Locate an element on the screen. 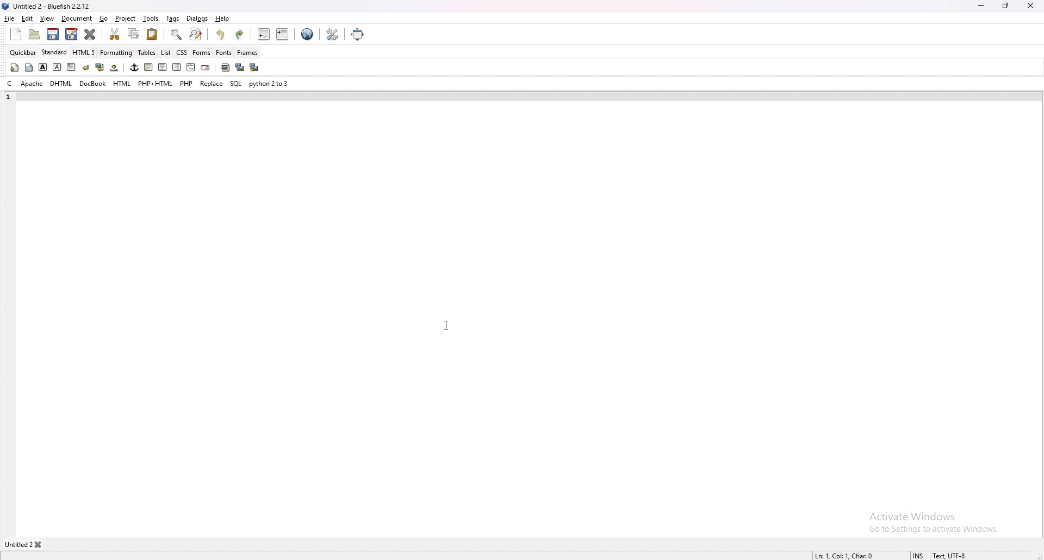 This screenshot has width=1044, height=560. document is located at coordinates (77, 18).